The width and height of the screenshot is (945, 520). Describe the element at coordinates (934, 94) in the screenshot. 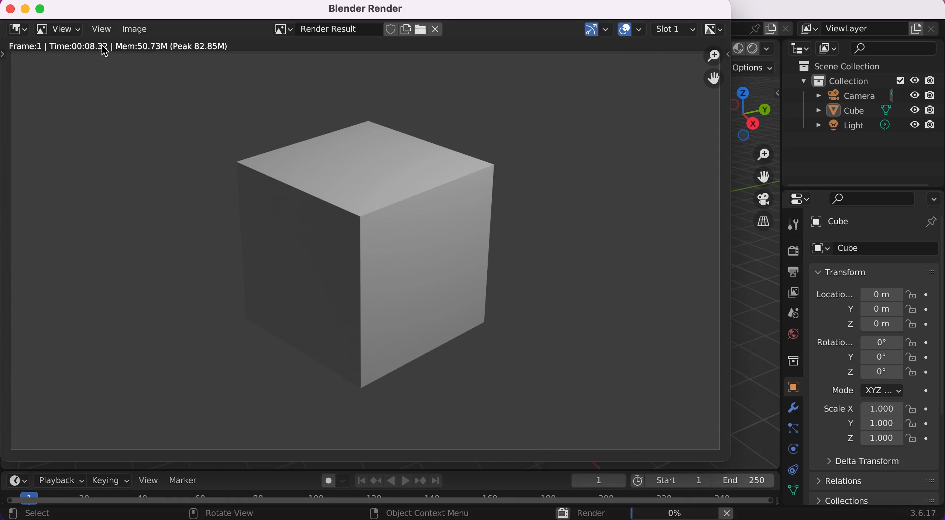

I see `disable in render` at that location.